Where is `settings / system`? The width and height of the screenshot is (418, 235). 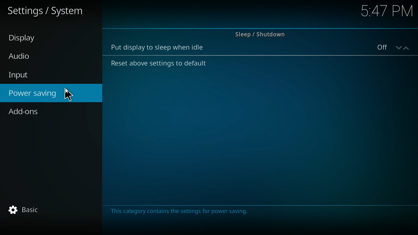
settings / system is located at coordinates (49, 13).